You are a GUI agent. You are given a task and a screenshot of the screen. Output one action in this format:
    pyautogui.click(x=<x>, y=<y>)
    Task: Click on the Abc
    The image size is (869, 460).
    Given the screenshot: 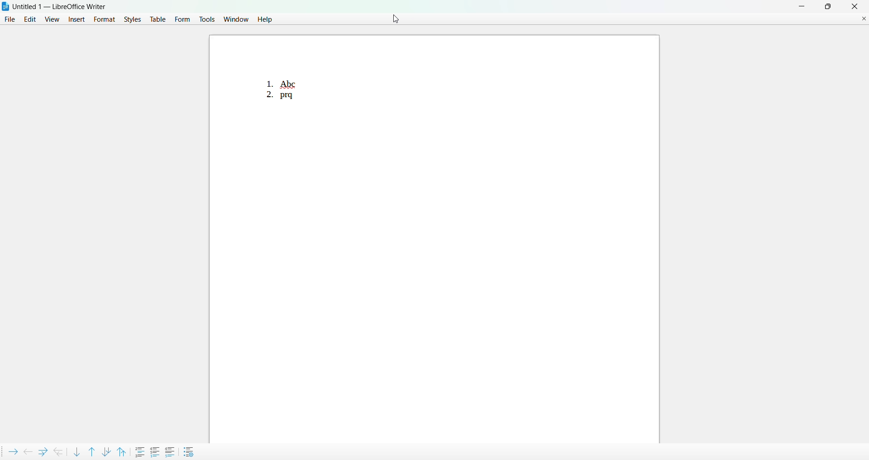 What is the action you would take?
    pyautogui.click(x=295, y=82)
    